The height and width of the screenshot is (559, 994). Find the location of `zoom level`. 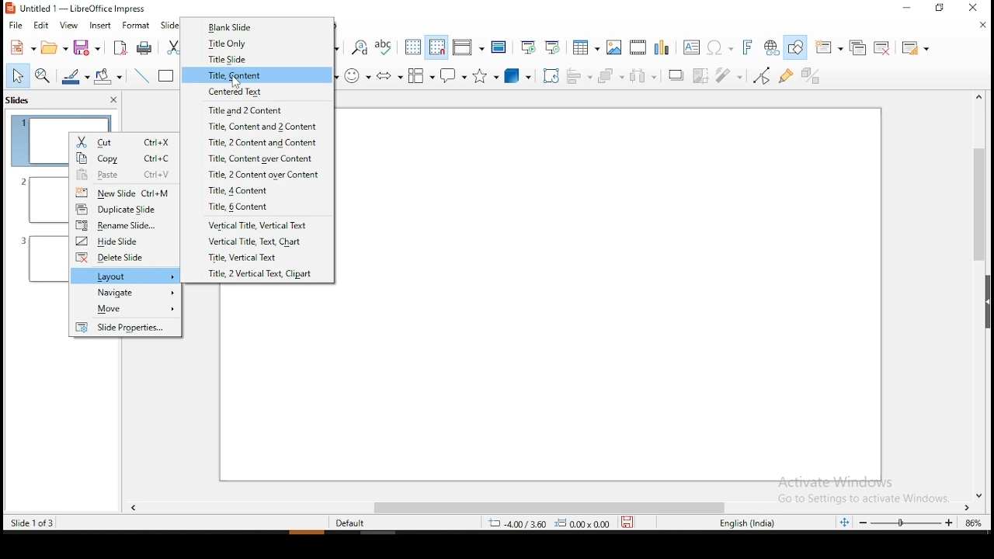

zoom level is located at coordinates (972, 523).